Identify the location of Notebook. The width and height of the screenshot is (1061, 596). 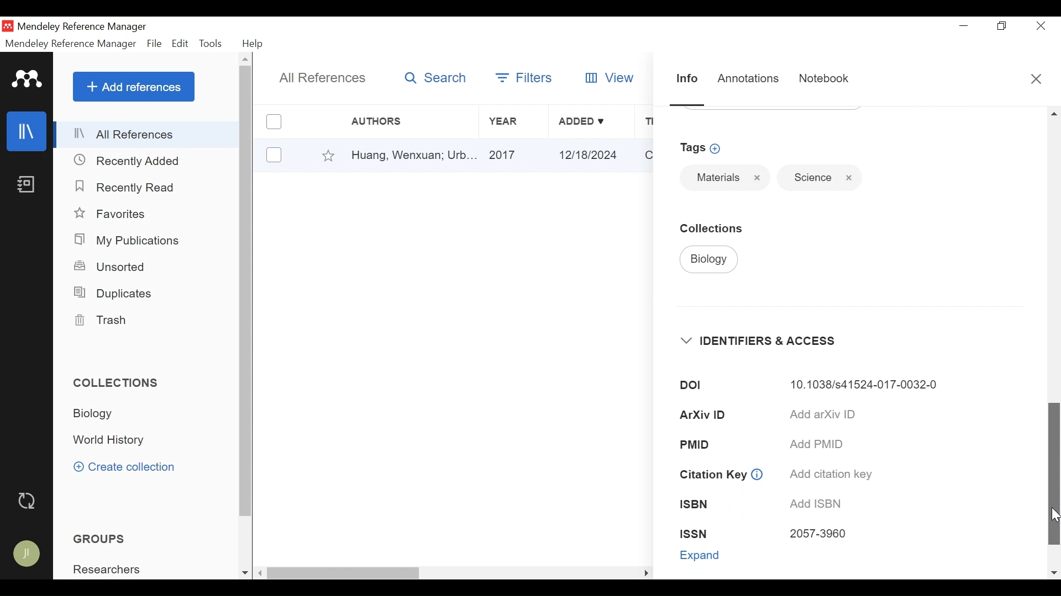
(823, 79).